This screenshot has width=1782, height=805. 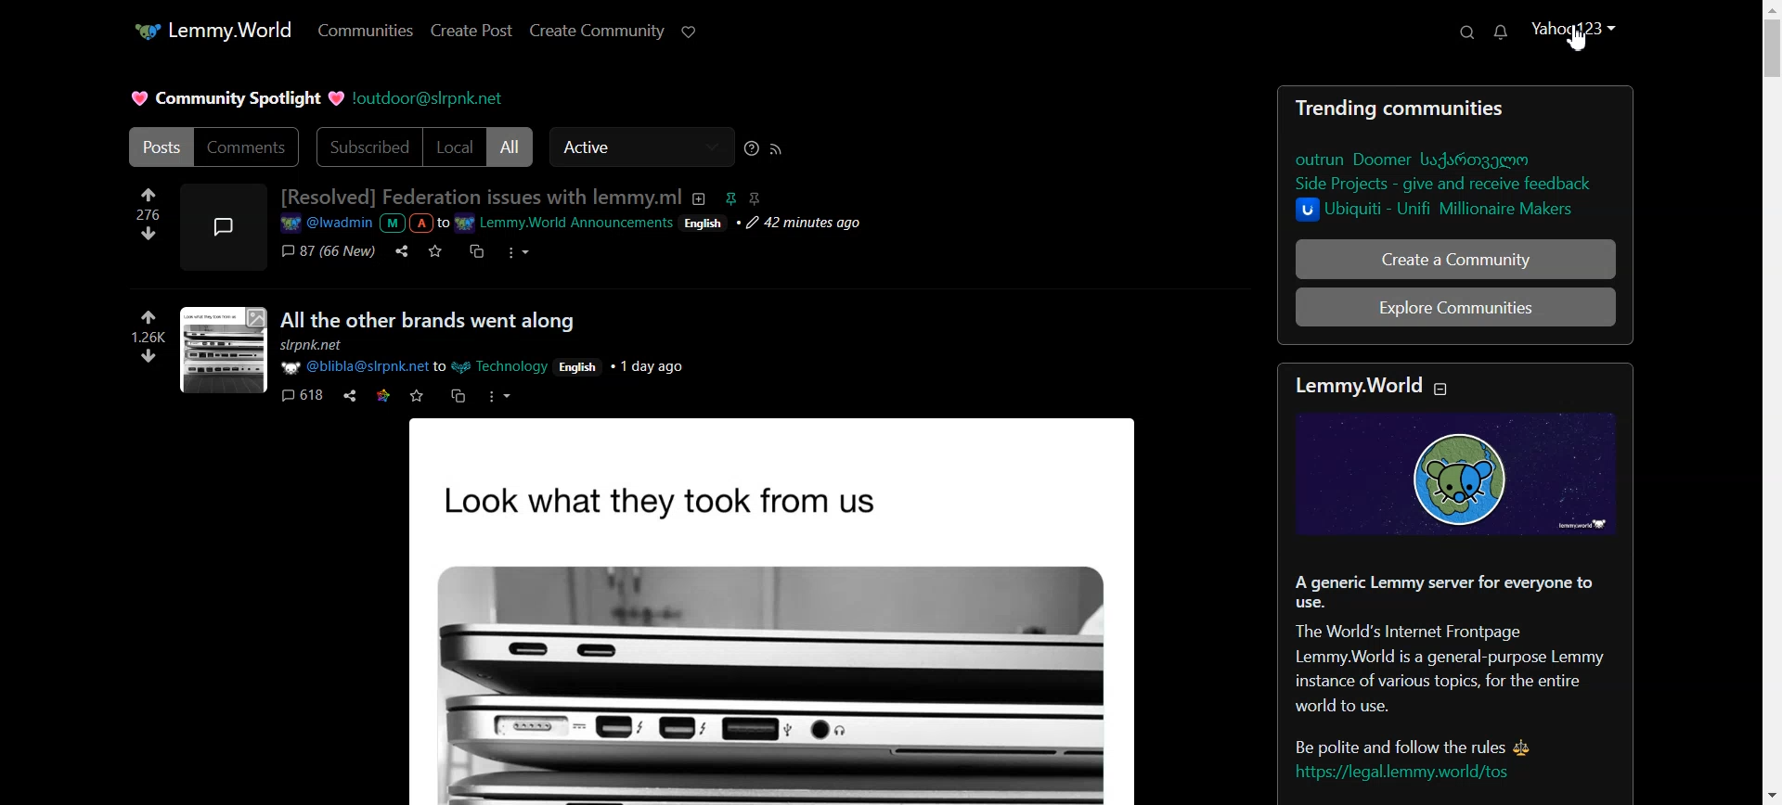 What do you see at coordinates (302, 394) in the screenshot?
I see `618` at bounding box center [302, 394].